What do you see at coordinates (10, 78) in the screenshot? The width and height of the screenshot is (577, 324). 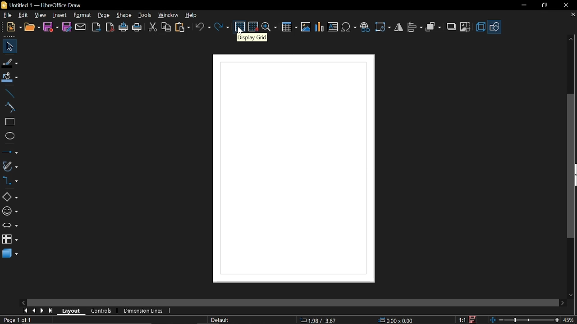 I see `fill color` at bounding box center [10, 78].